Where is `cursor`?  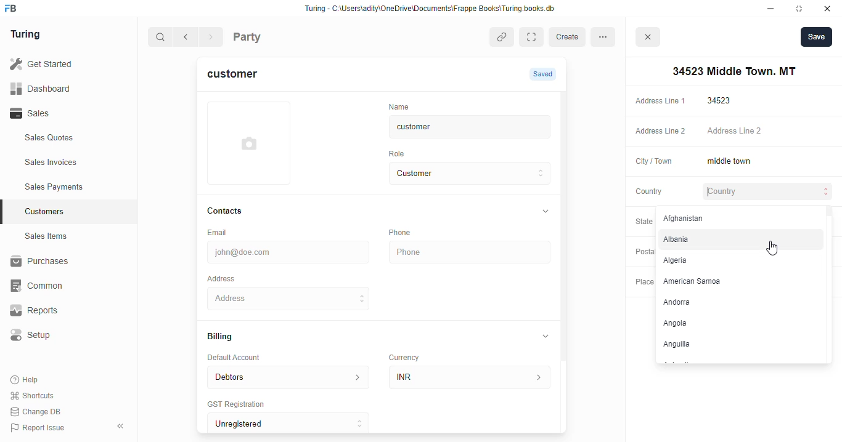
cursor is located at coordinates (772, 248).